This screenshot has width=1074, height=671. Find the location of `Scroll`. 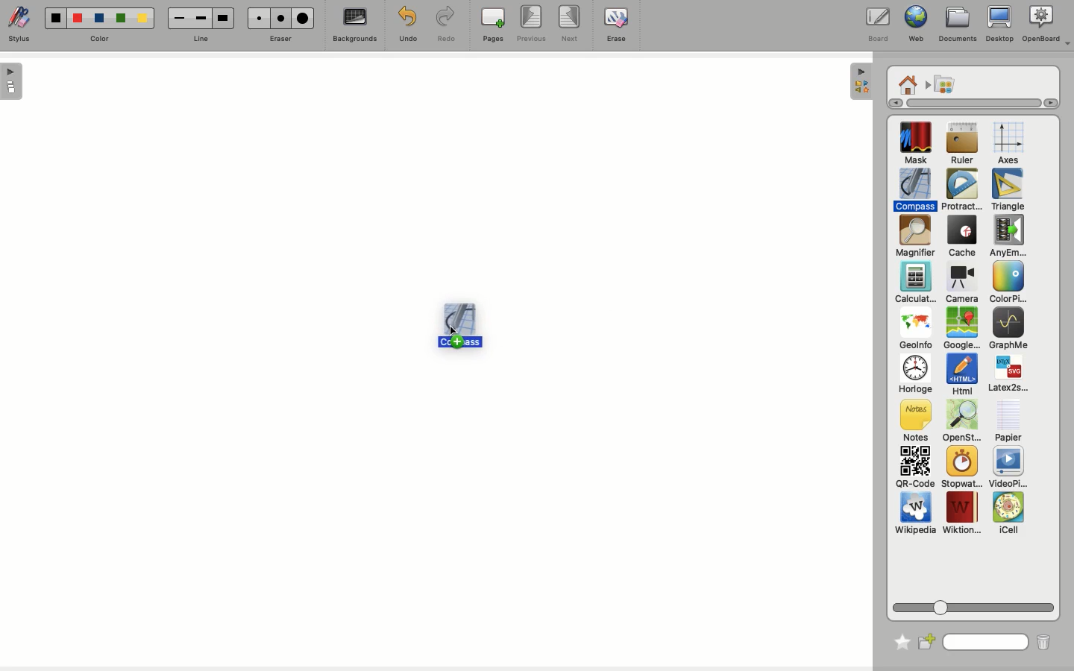

Scroll is located at coordinates (967, 103).